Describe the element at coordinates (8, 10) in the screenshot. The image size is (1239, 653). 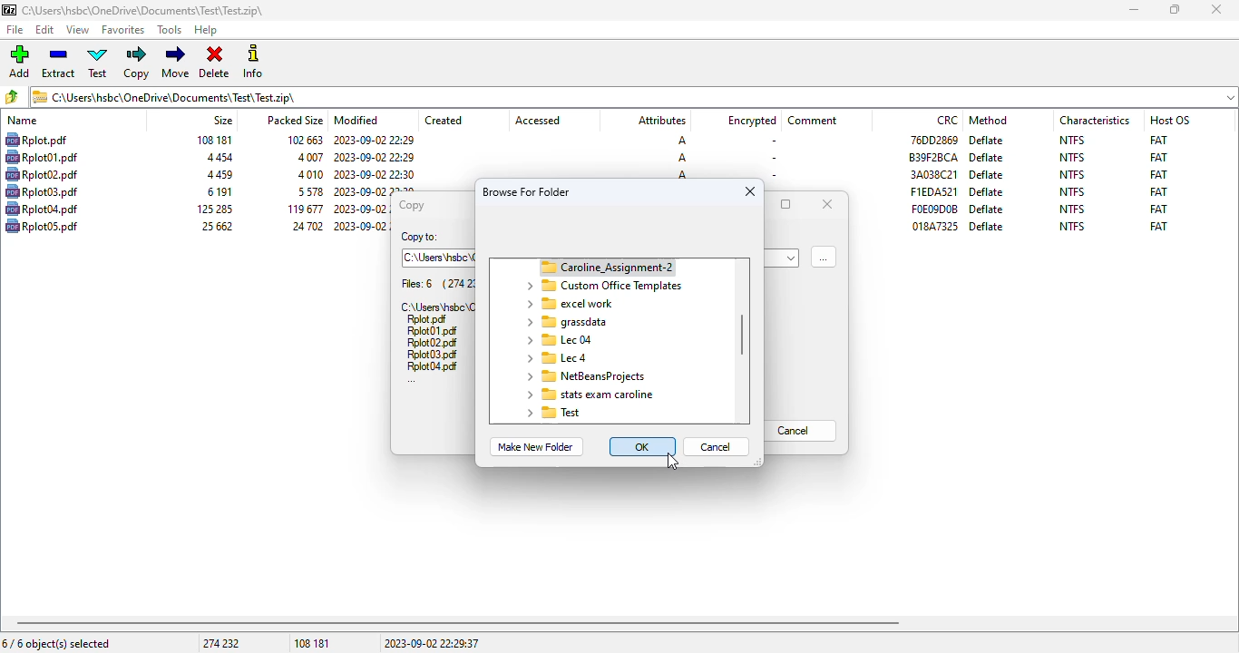
I see `logo` at that location.